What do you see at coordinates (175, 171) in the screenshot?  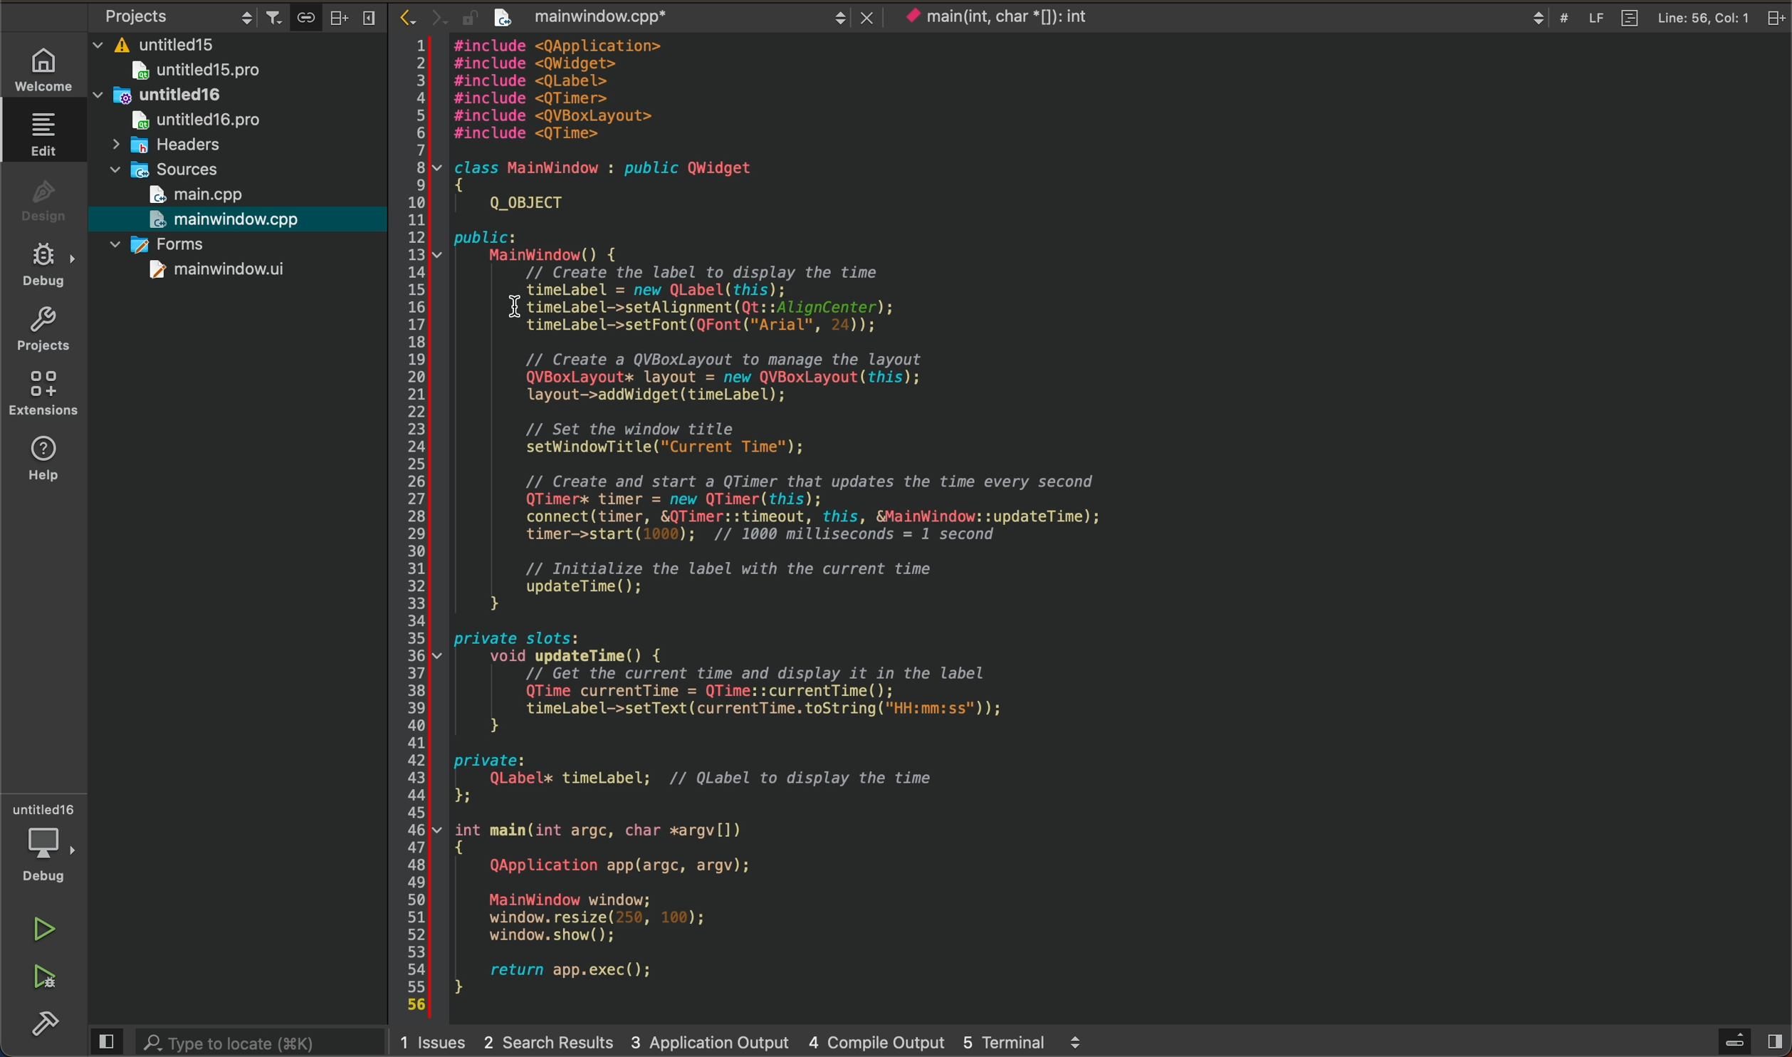 I see `sources` at bounding box center [175, 171].